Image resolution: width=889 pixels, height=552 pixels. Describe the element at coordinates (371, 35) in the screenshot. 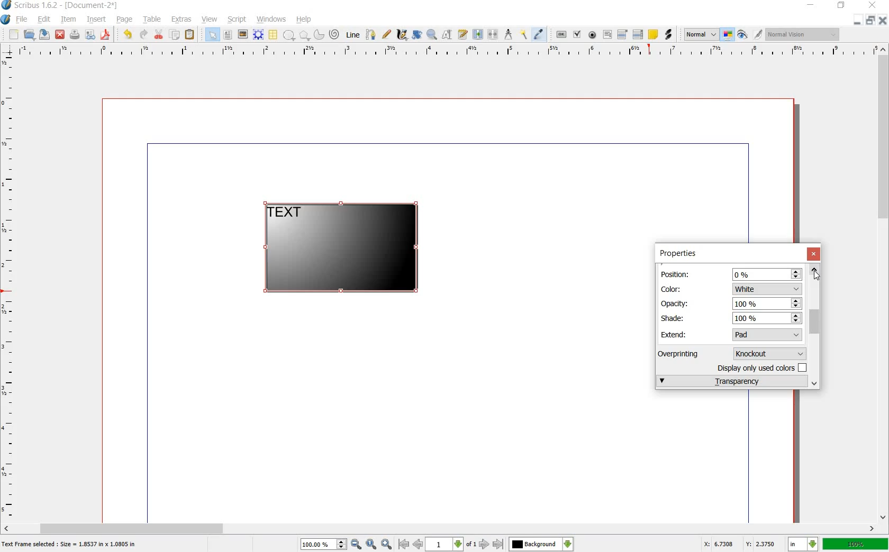

I see `bezier curve` at that location.